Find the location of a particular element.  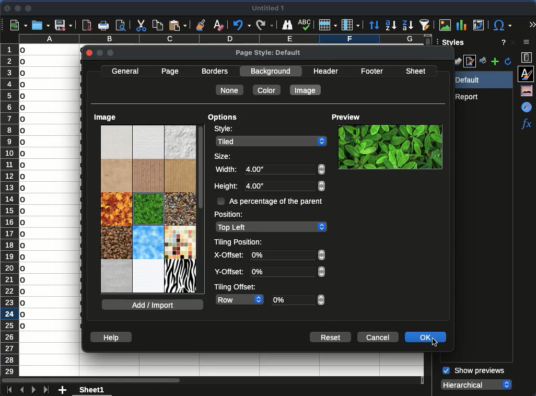

preview is located at coordinates (349, 114).